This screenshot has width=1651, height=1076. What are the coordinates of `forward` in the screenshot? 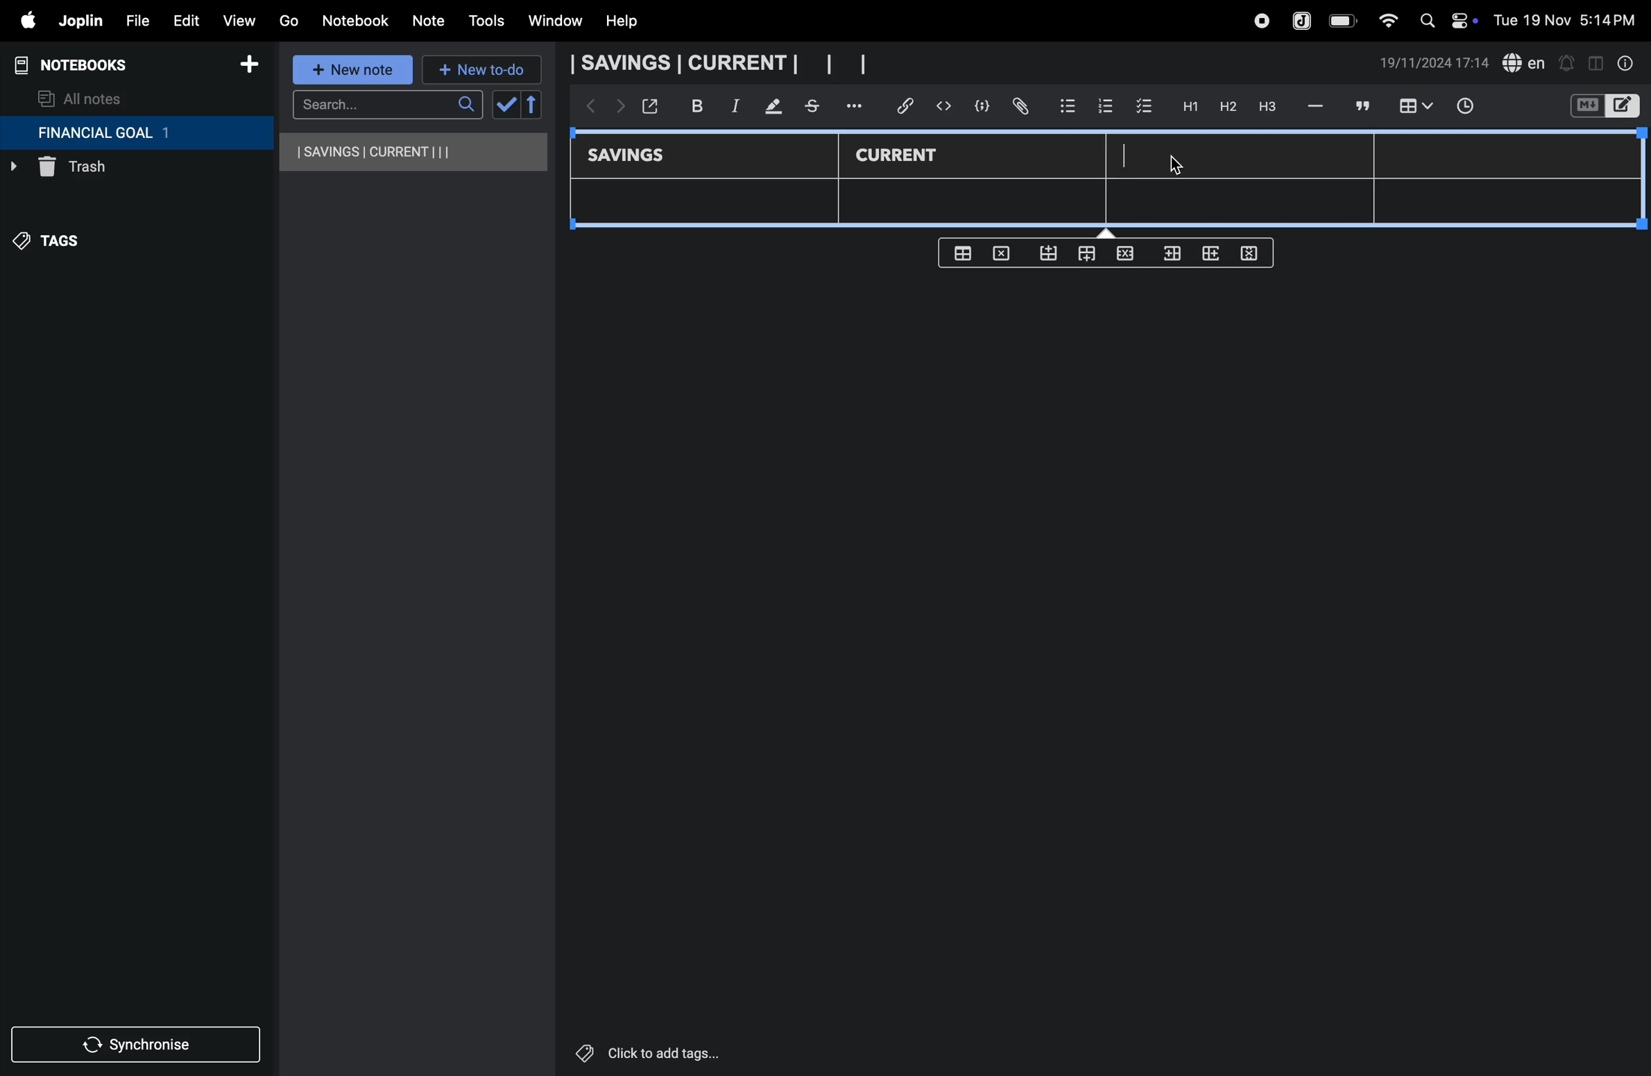 It's located at (617, 109).